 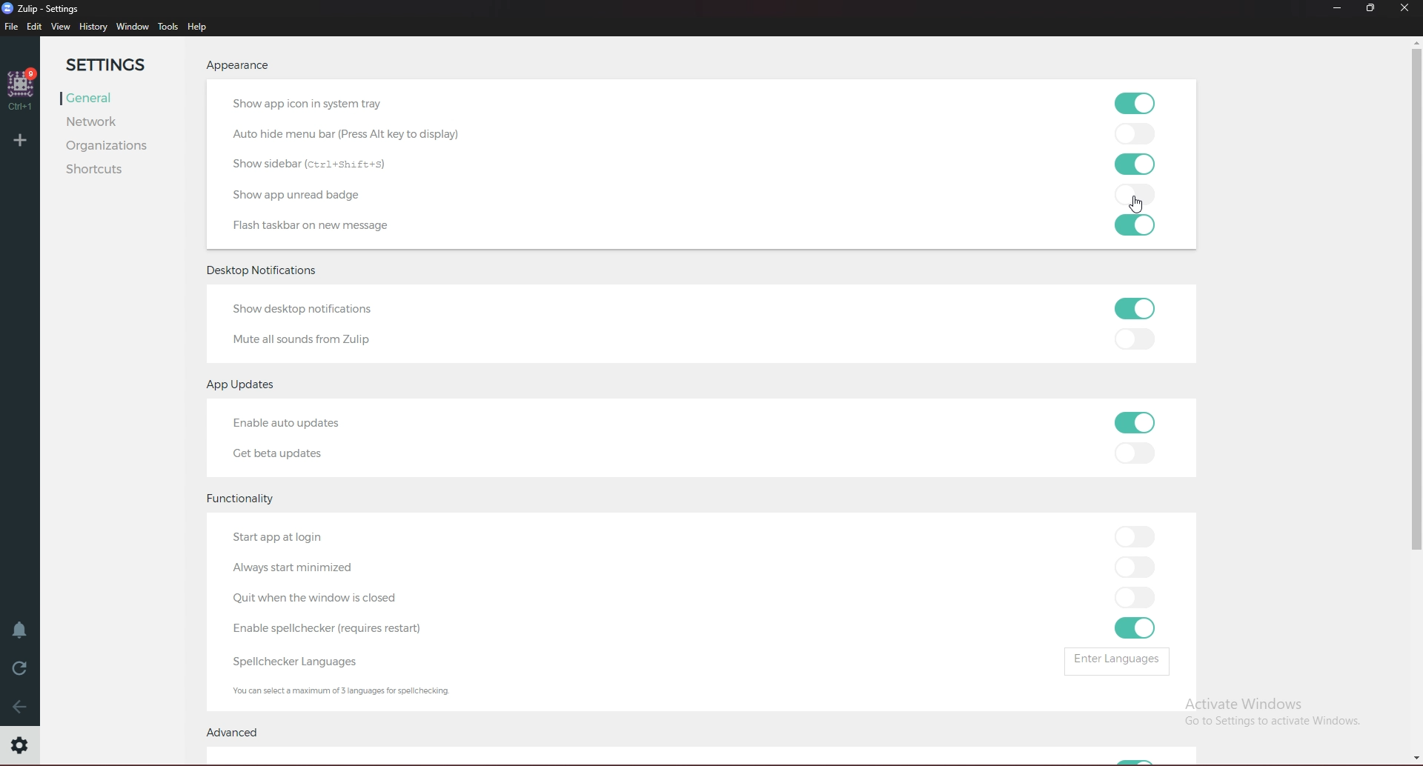 I want to click on home, so click(x=22, y=90).